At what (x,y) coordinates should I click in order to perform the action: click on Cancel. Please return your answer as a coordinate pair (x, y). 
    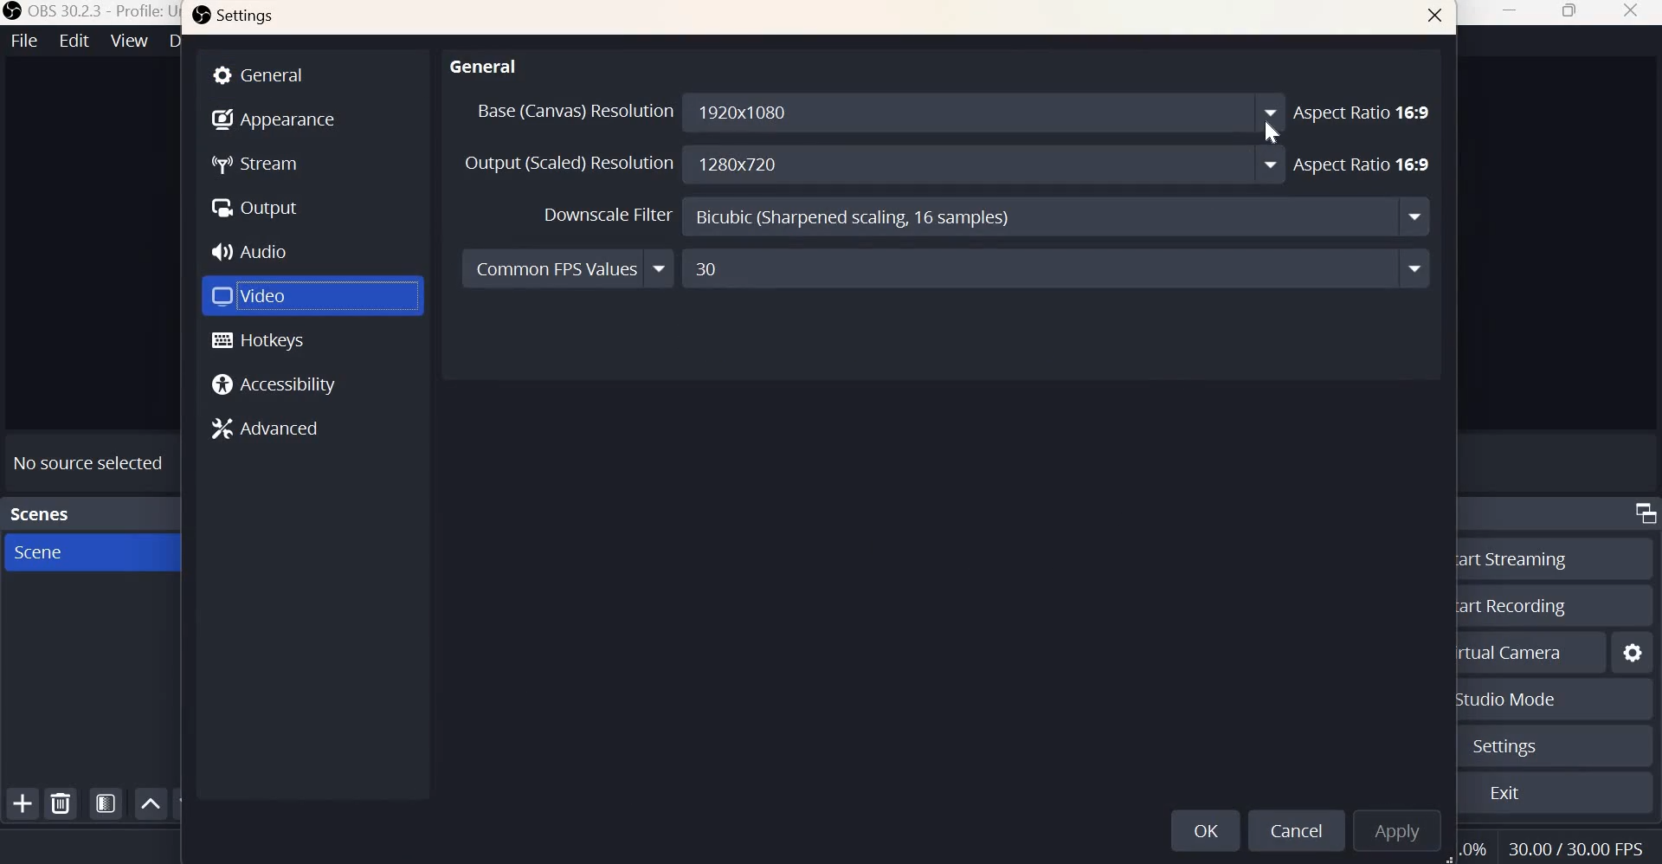
    Looking at the image, I should click on (1293, 829).